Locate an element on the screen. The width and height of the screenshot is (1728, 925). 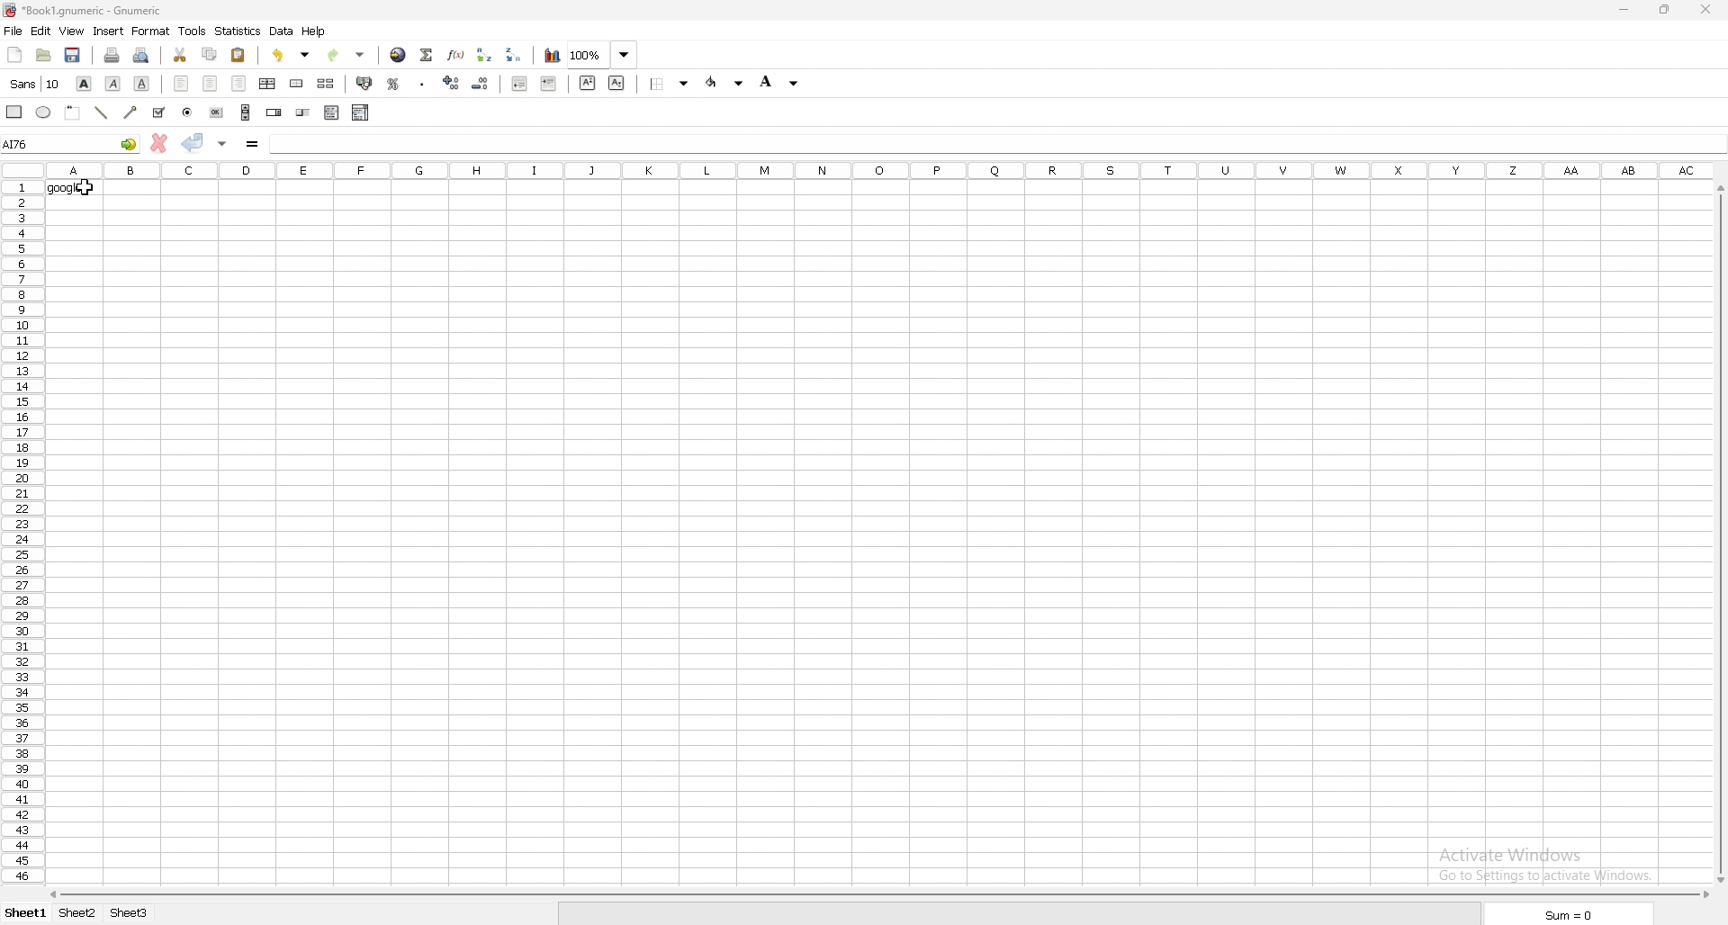
scroll bar is located at coordinates (1720, 534).